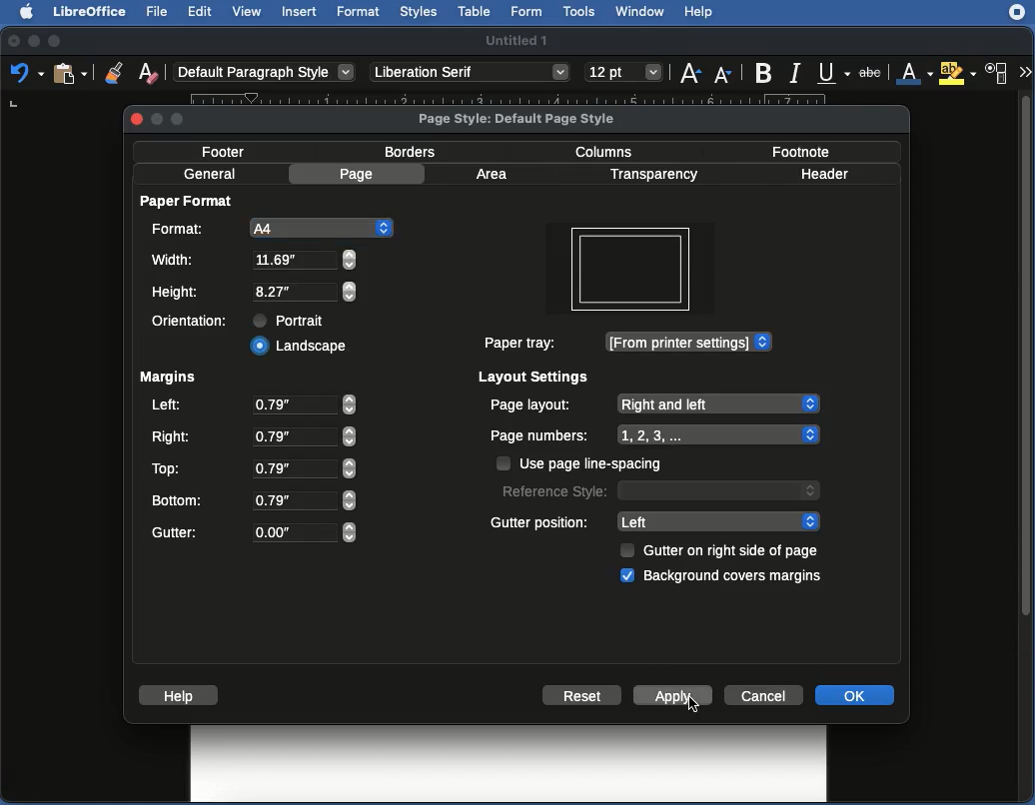  Describe the element at coordinates (870, 70) in the screenshot. I see `strikethrough` at that location.